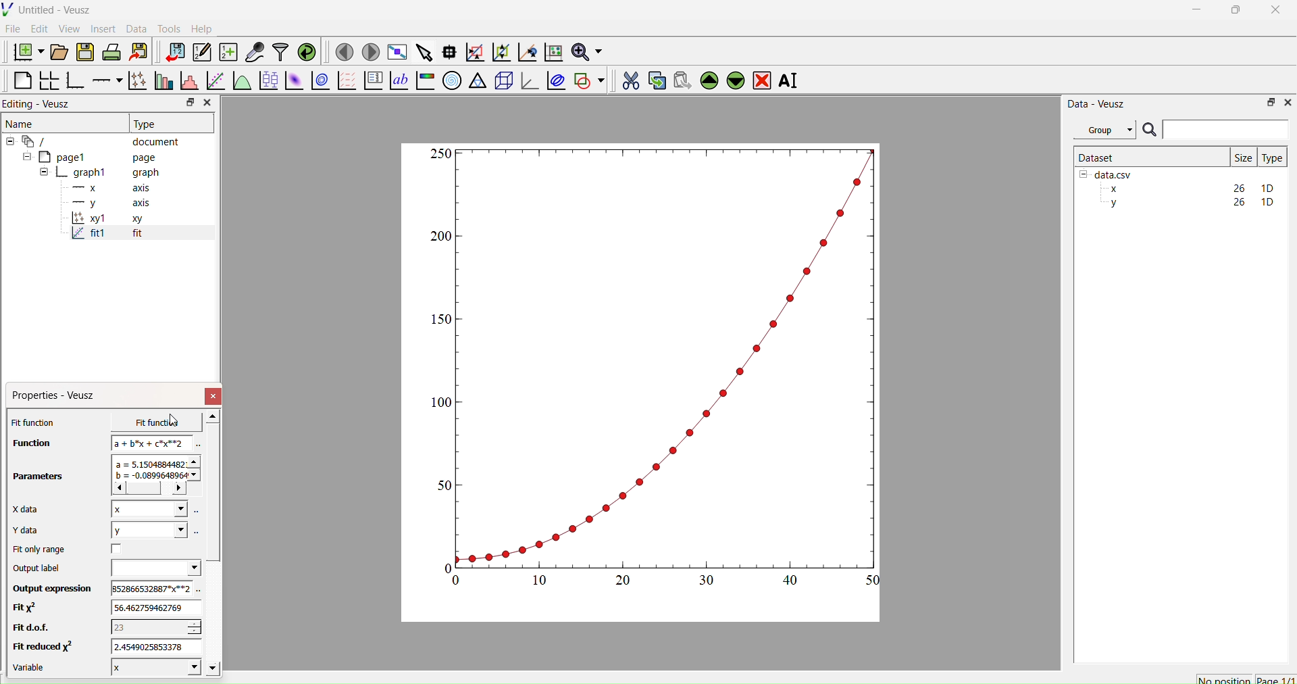  I want to click on Close, so click(214, 396).